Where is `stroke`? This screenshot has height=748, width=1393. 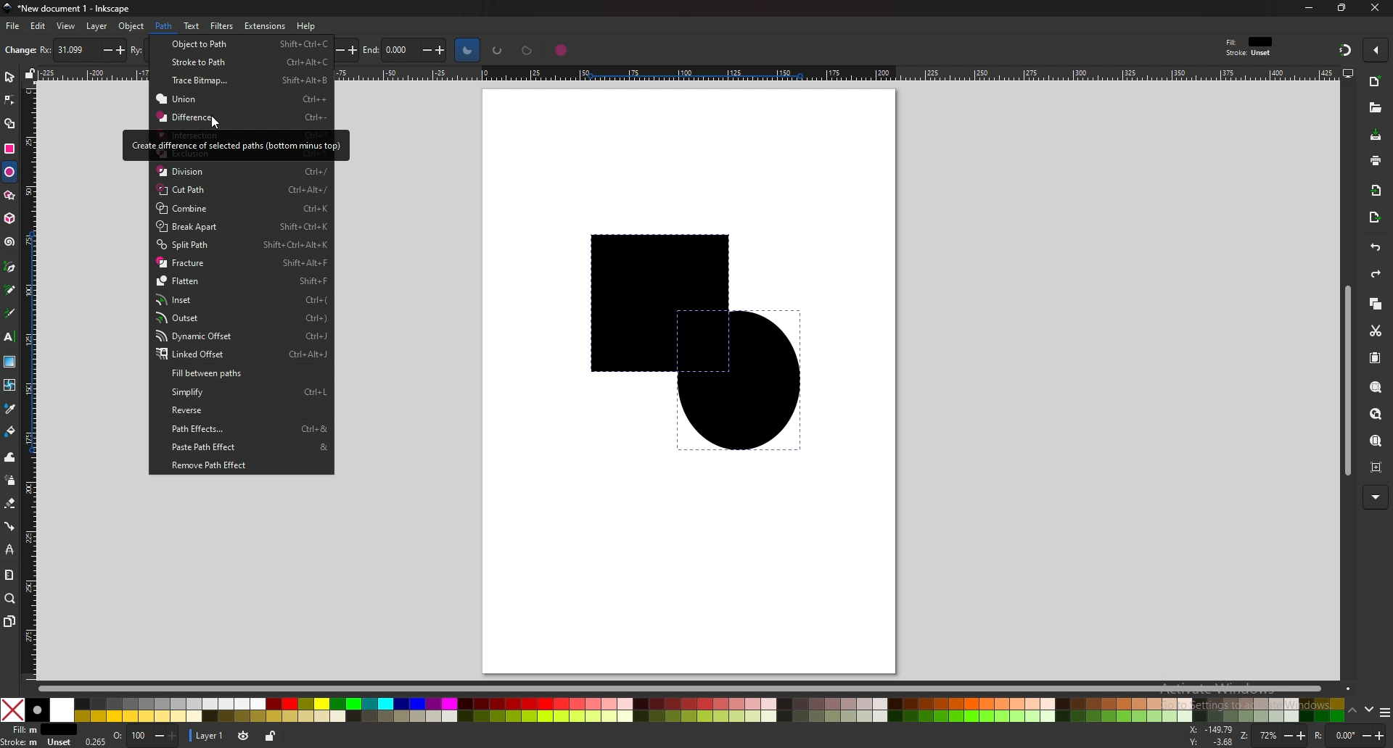 stroke is located at coordinates (38, 743).